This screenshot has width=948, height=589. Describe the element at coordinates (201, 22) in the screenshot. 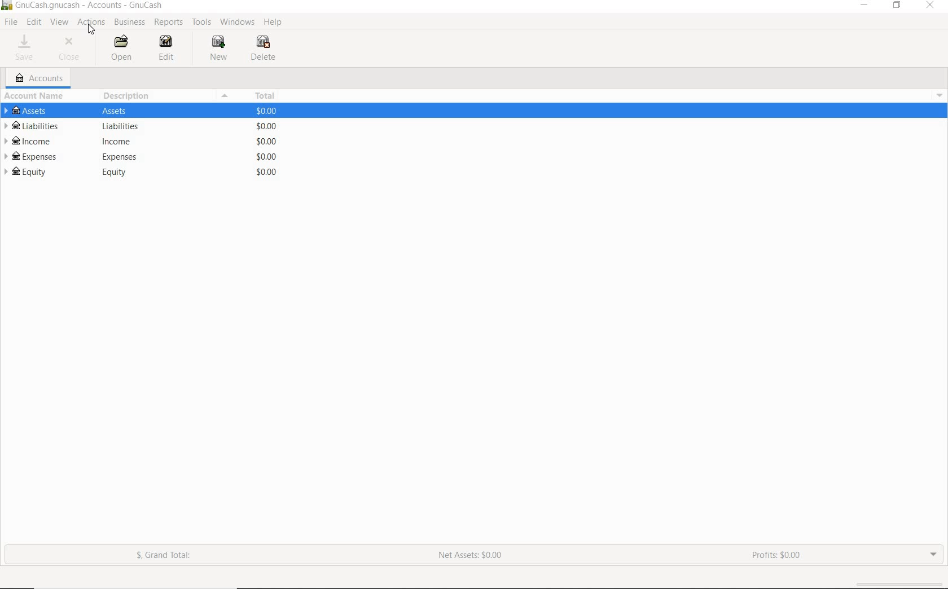

I see `TOOLS` at that location.